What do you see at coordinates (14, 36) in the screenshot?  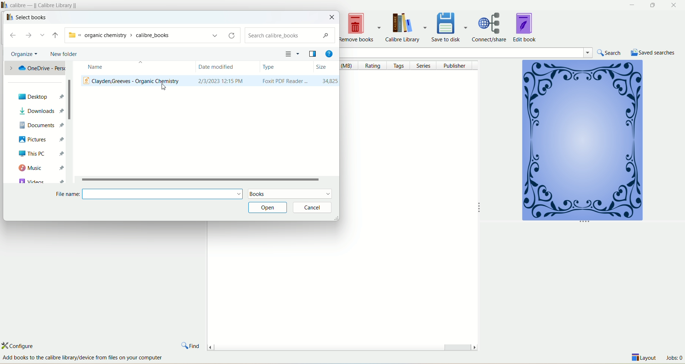 I see `back` at bounding box center [14, 36].